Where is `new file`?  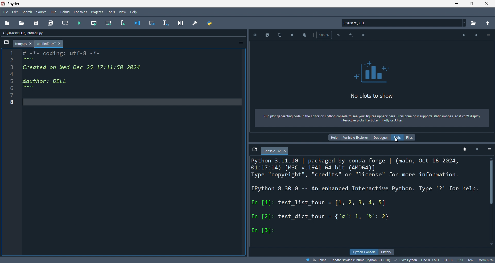 new file is located at coordinates (8, 23).